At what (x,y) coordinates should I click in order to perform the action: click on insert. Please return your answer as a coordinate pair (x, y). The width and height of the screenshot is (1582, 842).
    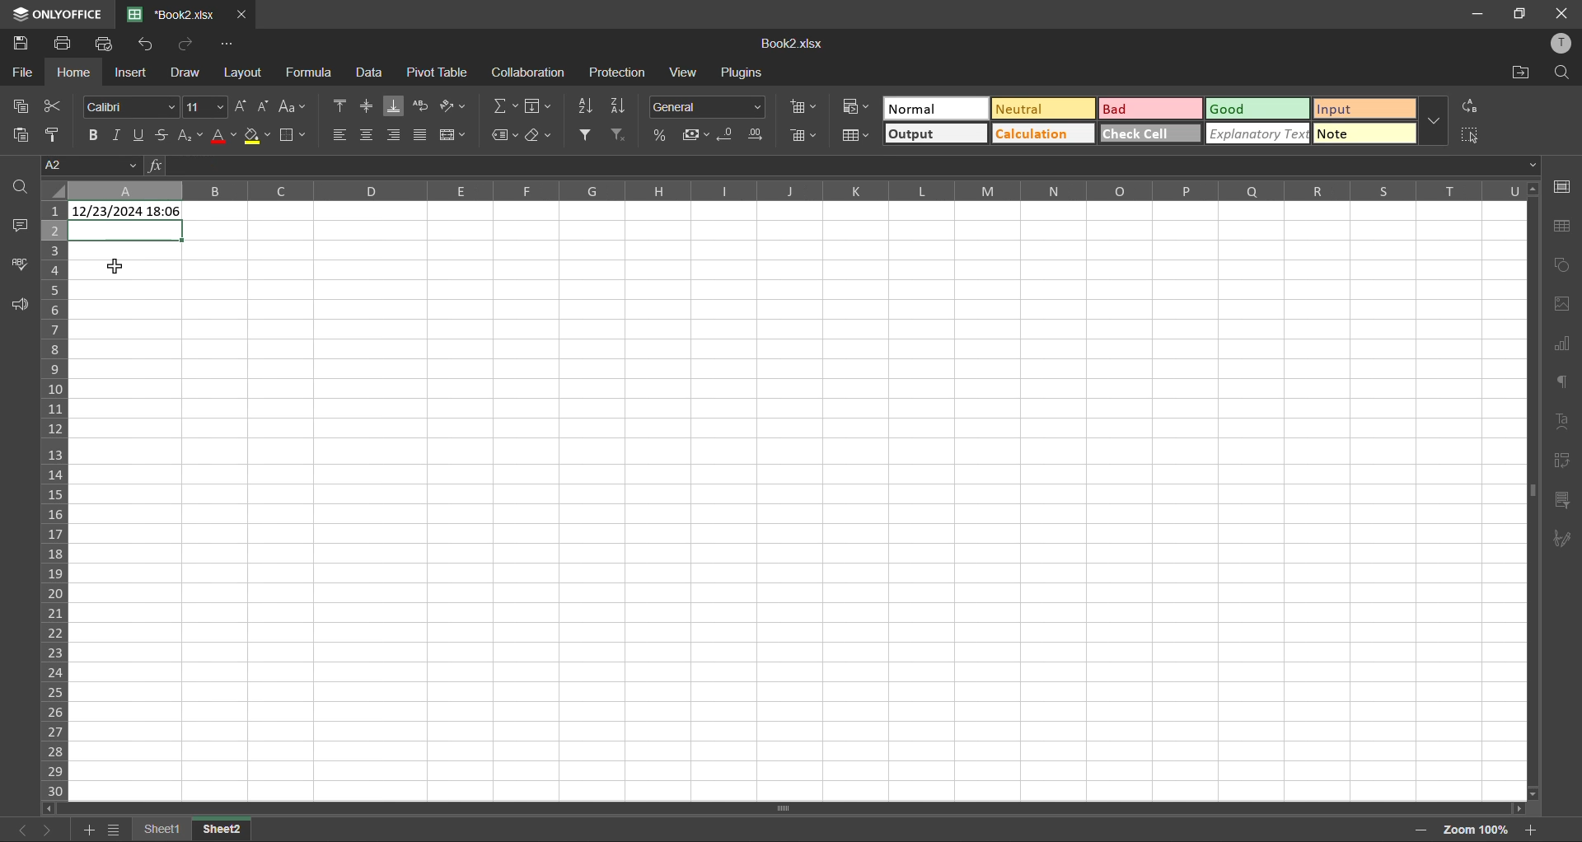
    Looking at the image, I should click on (129, 72).